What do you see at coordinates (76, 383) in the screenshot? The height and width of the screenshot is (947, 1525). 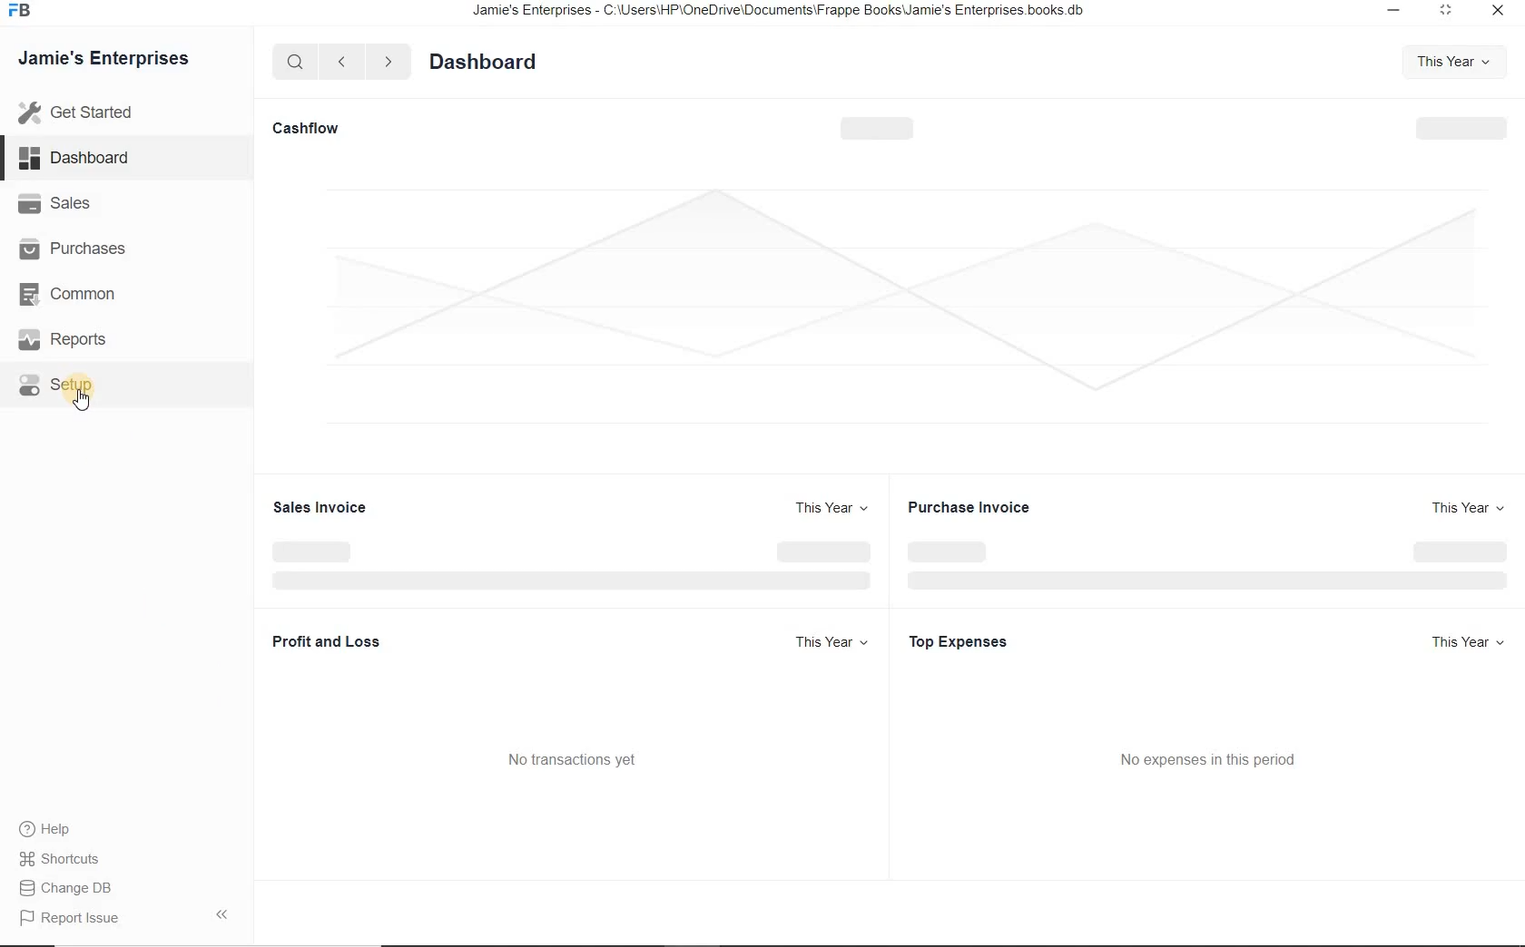 I see `Setup` at bounding box center [76, 383].